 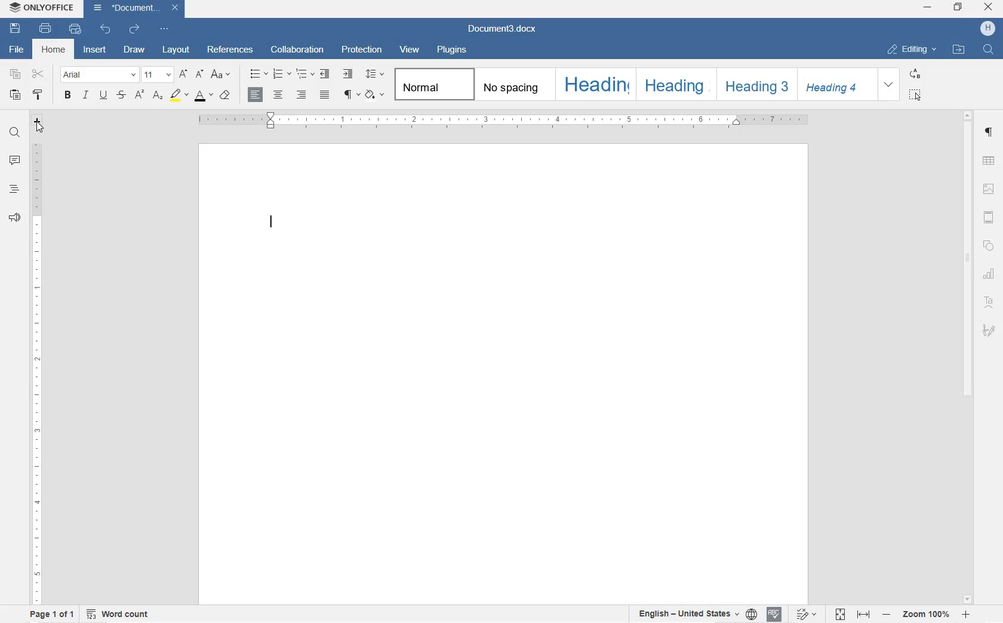 I want to click on FIND, so click(x=989, y=49).